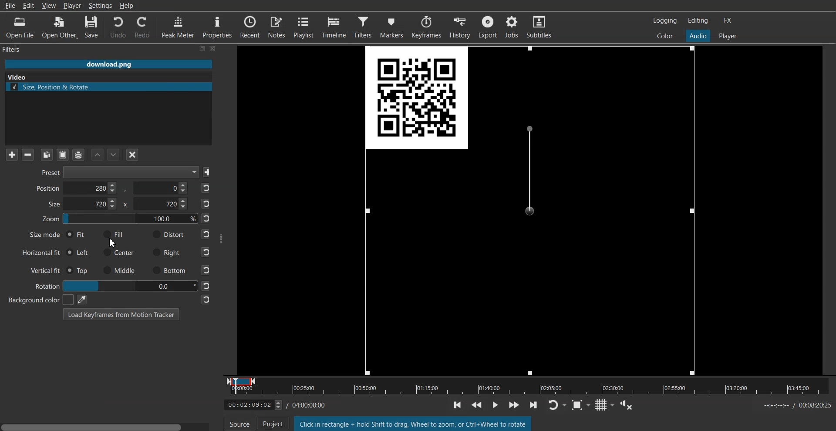 Image resolution: width=836 pixels, height=431 pixels. I want to click on Properties, so click(217, 27).